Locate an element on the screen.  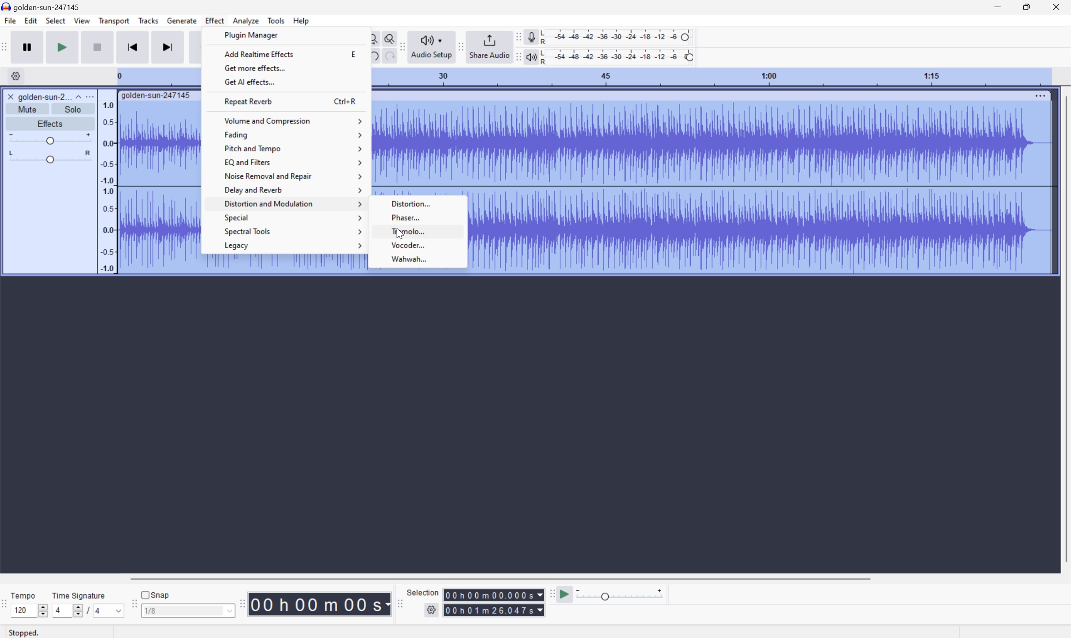
Record meter is located at coordinates (531, 37).